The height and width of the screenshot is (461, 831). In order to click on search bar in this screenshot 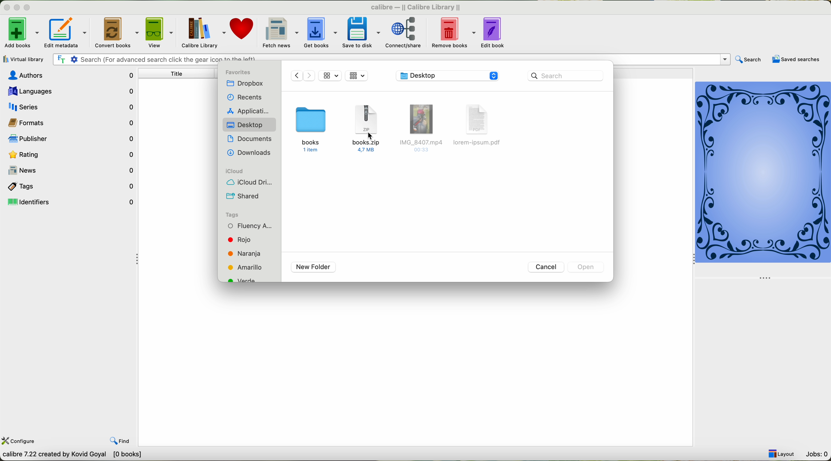, I will do `click(391, 59)`.